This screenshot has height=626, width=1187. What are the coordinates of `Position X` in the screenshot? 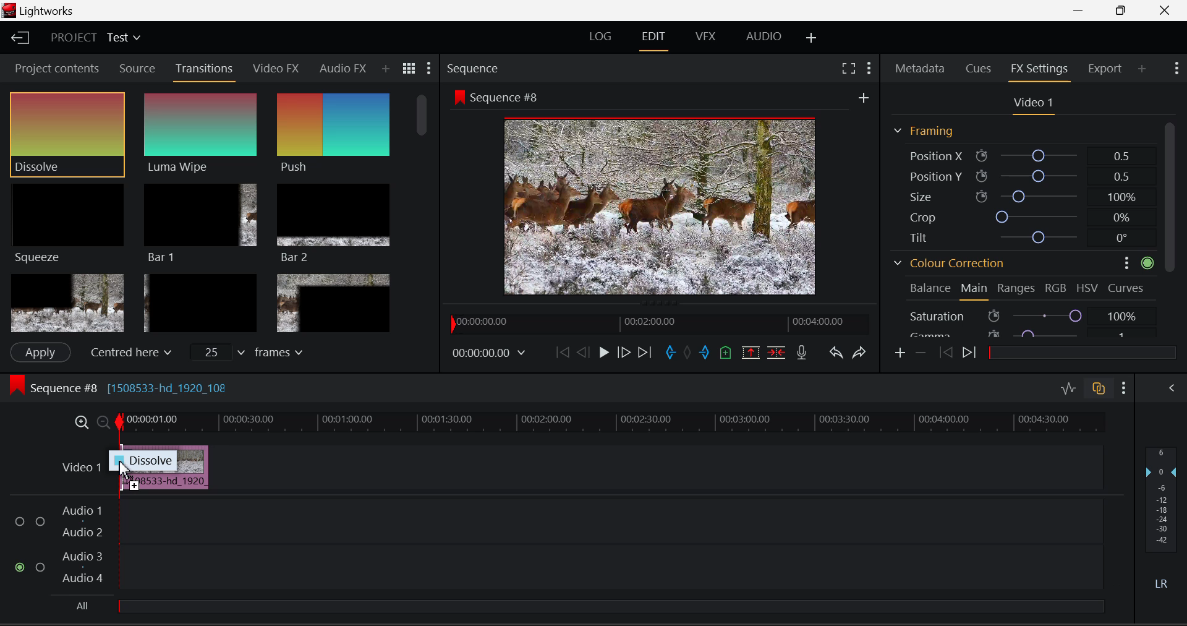 It's located at (1019, 156).